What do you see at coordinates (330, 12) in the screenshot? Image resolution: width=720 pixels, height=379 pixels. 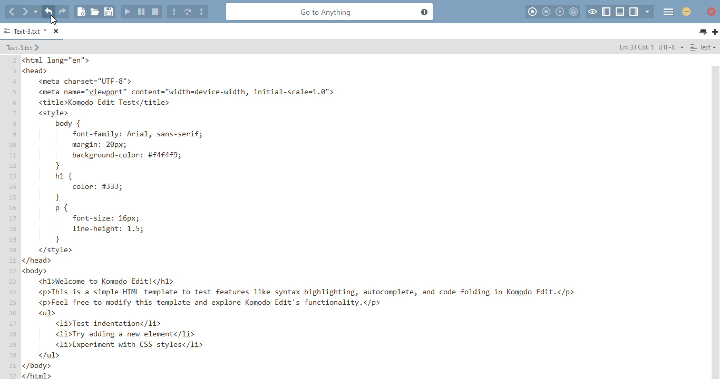 I see `go to anything` at bounding box center [330, 12].